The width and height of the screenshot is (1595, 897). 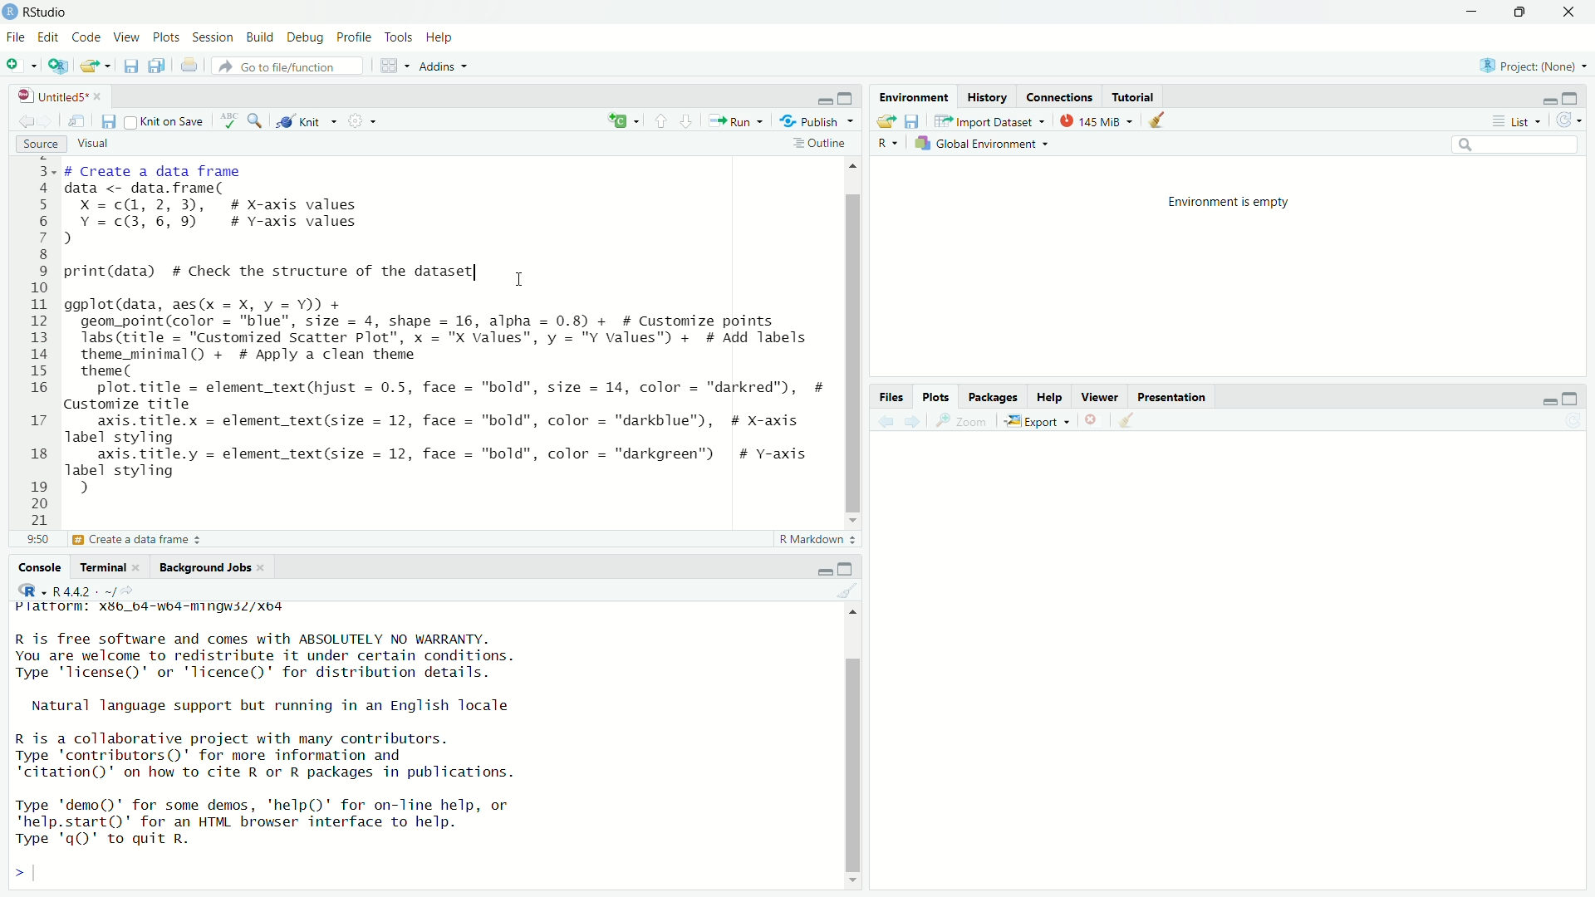 What do you see at coordinates (14, 37) in the screenshot?
I see `File` at bounding box center [14, 37].